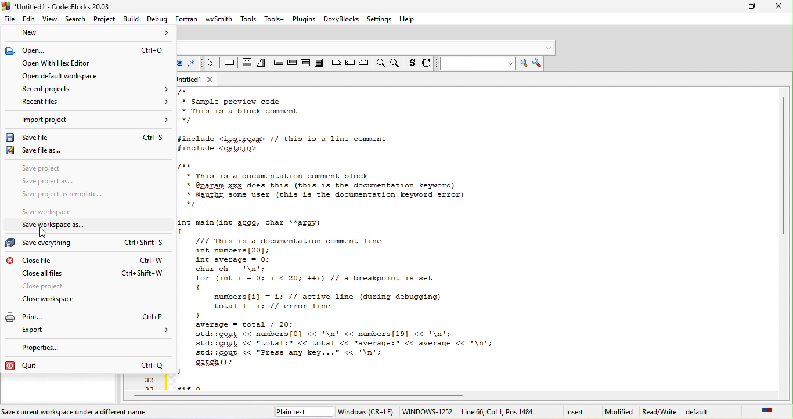 The width and height of the screenshot is (793, 419). Describe the element at coordinates (92, 274) in the screenshot. I see `close all files` at that location.